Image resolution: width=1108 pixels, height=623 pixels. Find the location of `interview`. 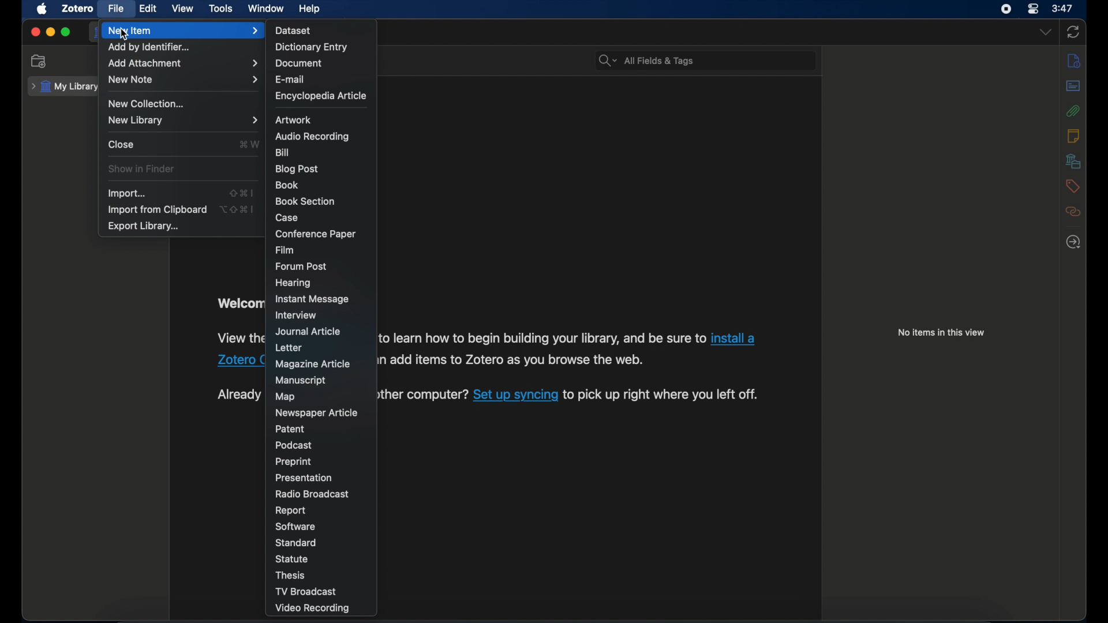

interview is located at coordinates (295, 315).